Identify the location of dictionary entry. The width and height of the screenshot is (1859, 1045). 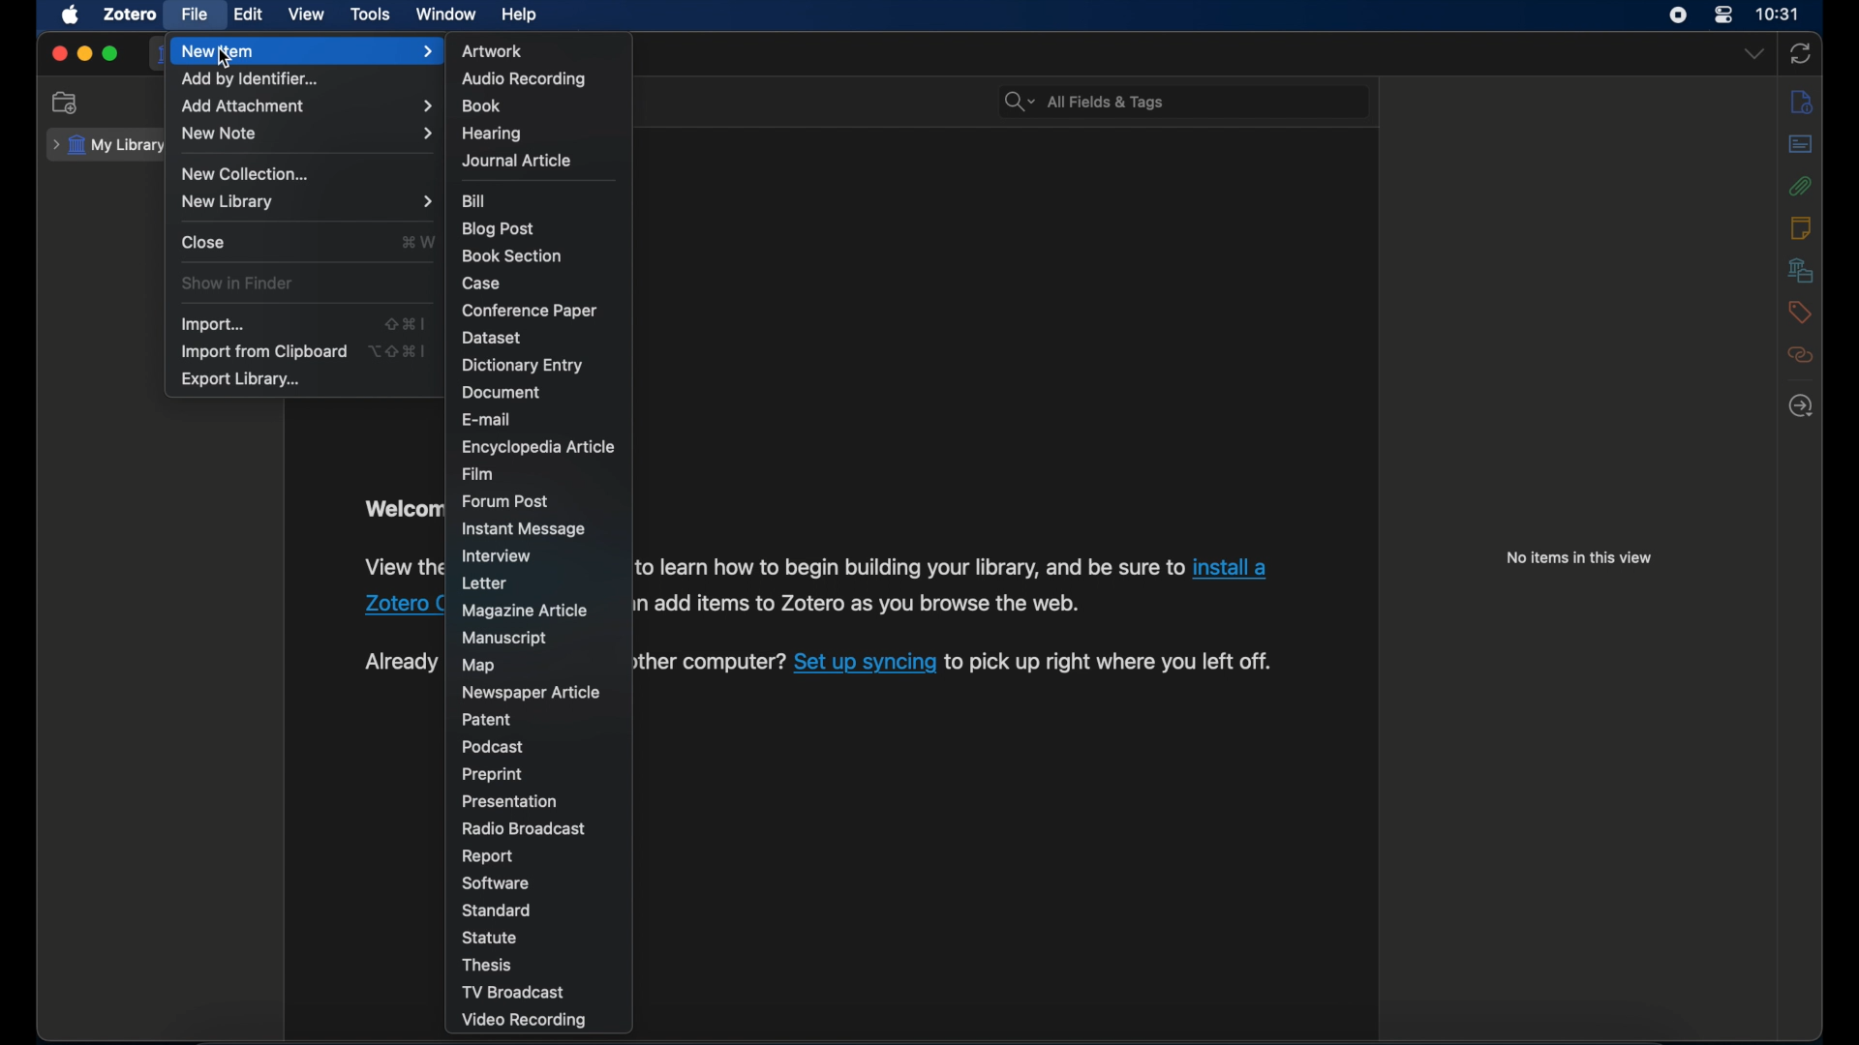
(522, 366).